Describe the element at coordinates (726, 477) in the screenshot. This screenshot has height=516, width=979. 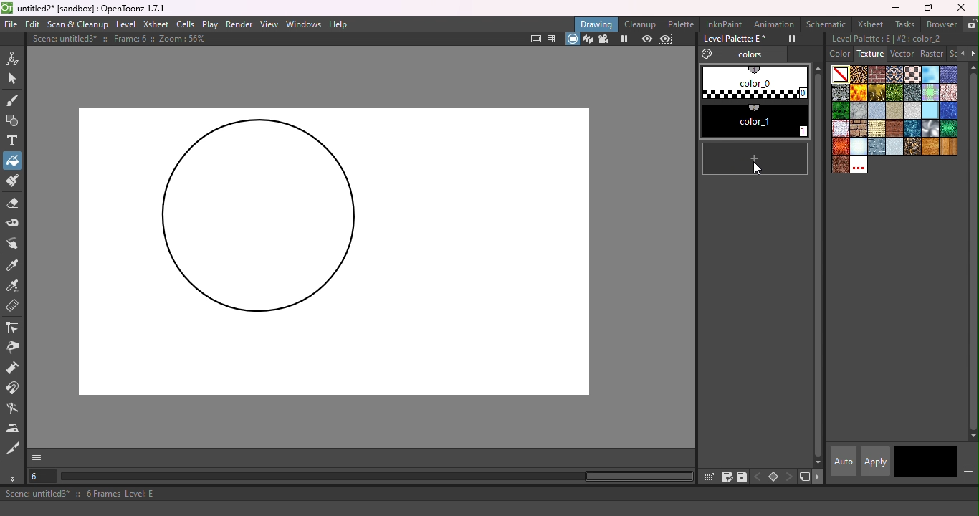
I see `save palette as` at that location.